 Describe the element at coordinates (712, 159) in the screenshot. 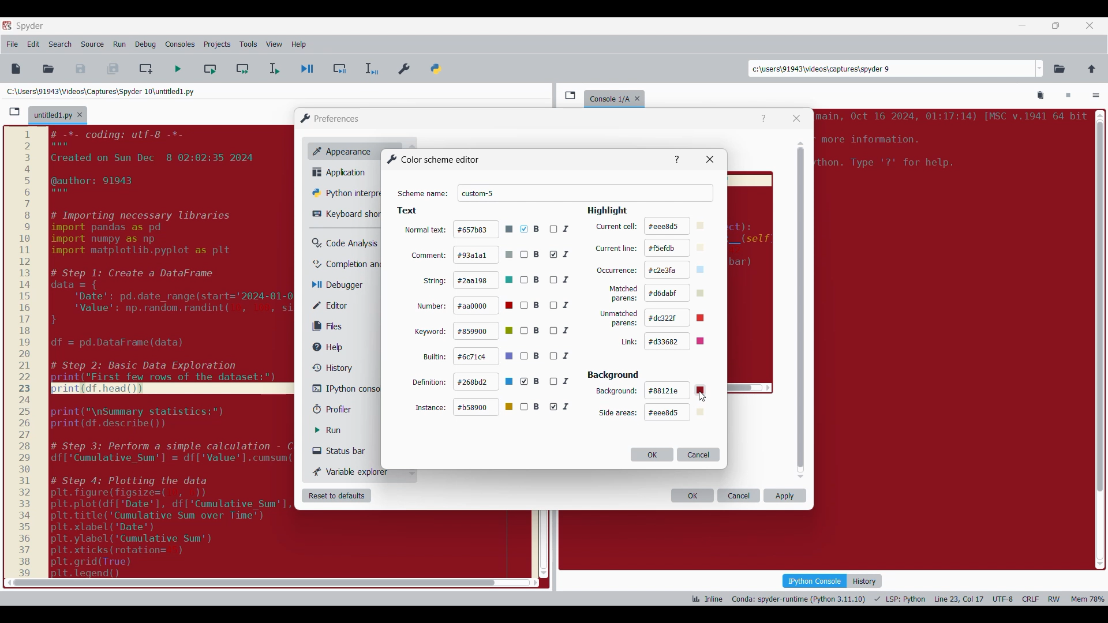

I see `` at that location.